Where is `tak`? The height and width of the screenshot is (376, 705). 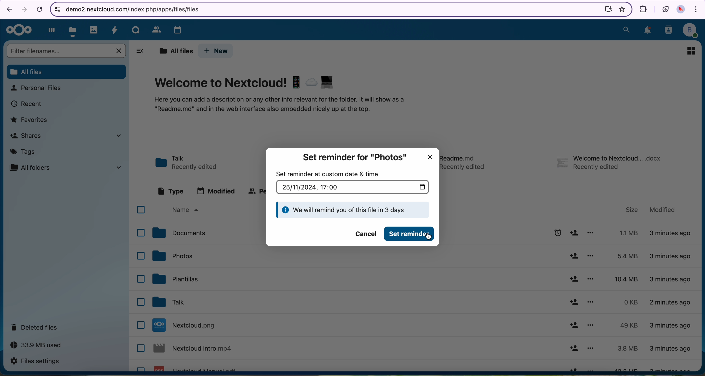
tak is located at coordinates (171, 302).